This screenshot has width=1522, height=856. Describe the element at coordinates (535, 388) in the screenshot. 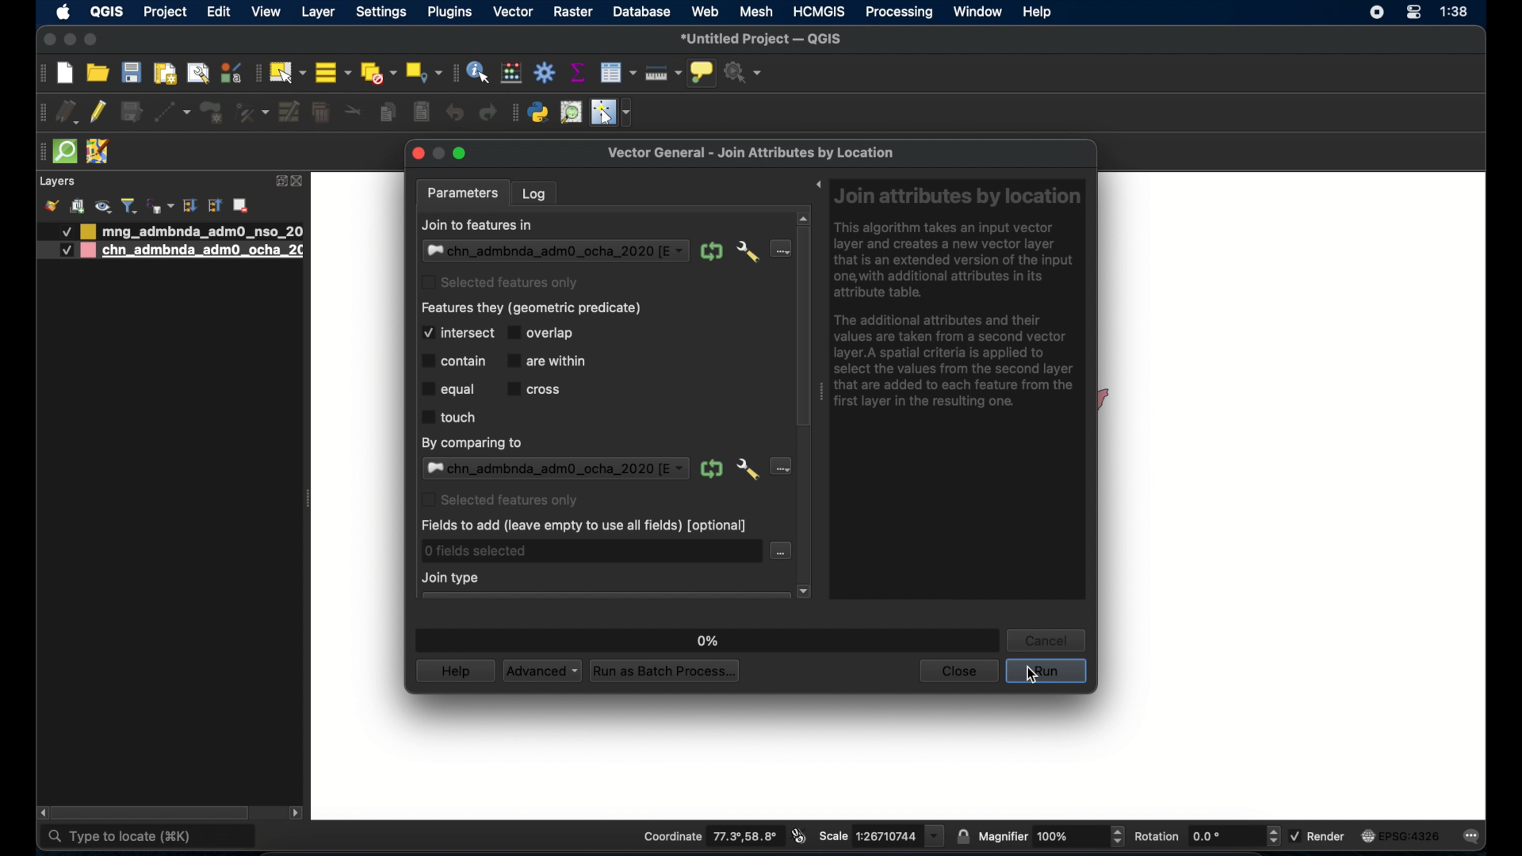

I see `cross` at that location.